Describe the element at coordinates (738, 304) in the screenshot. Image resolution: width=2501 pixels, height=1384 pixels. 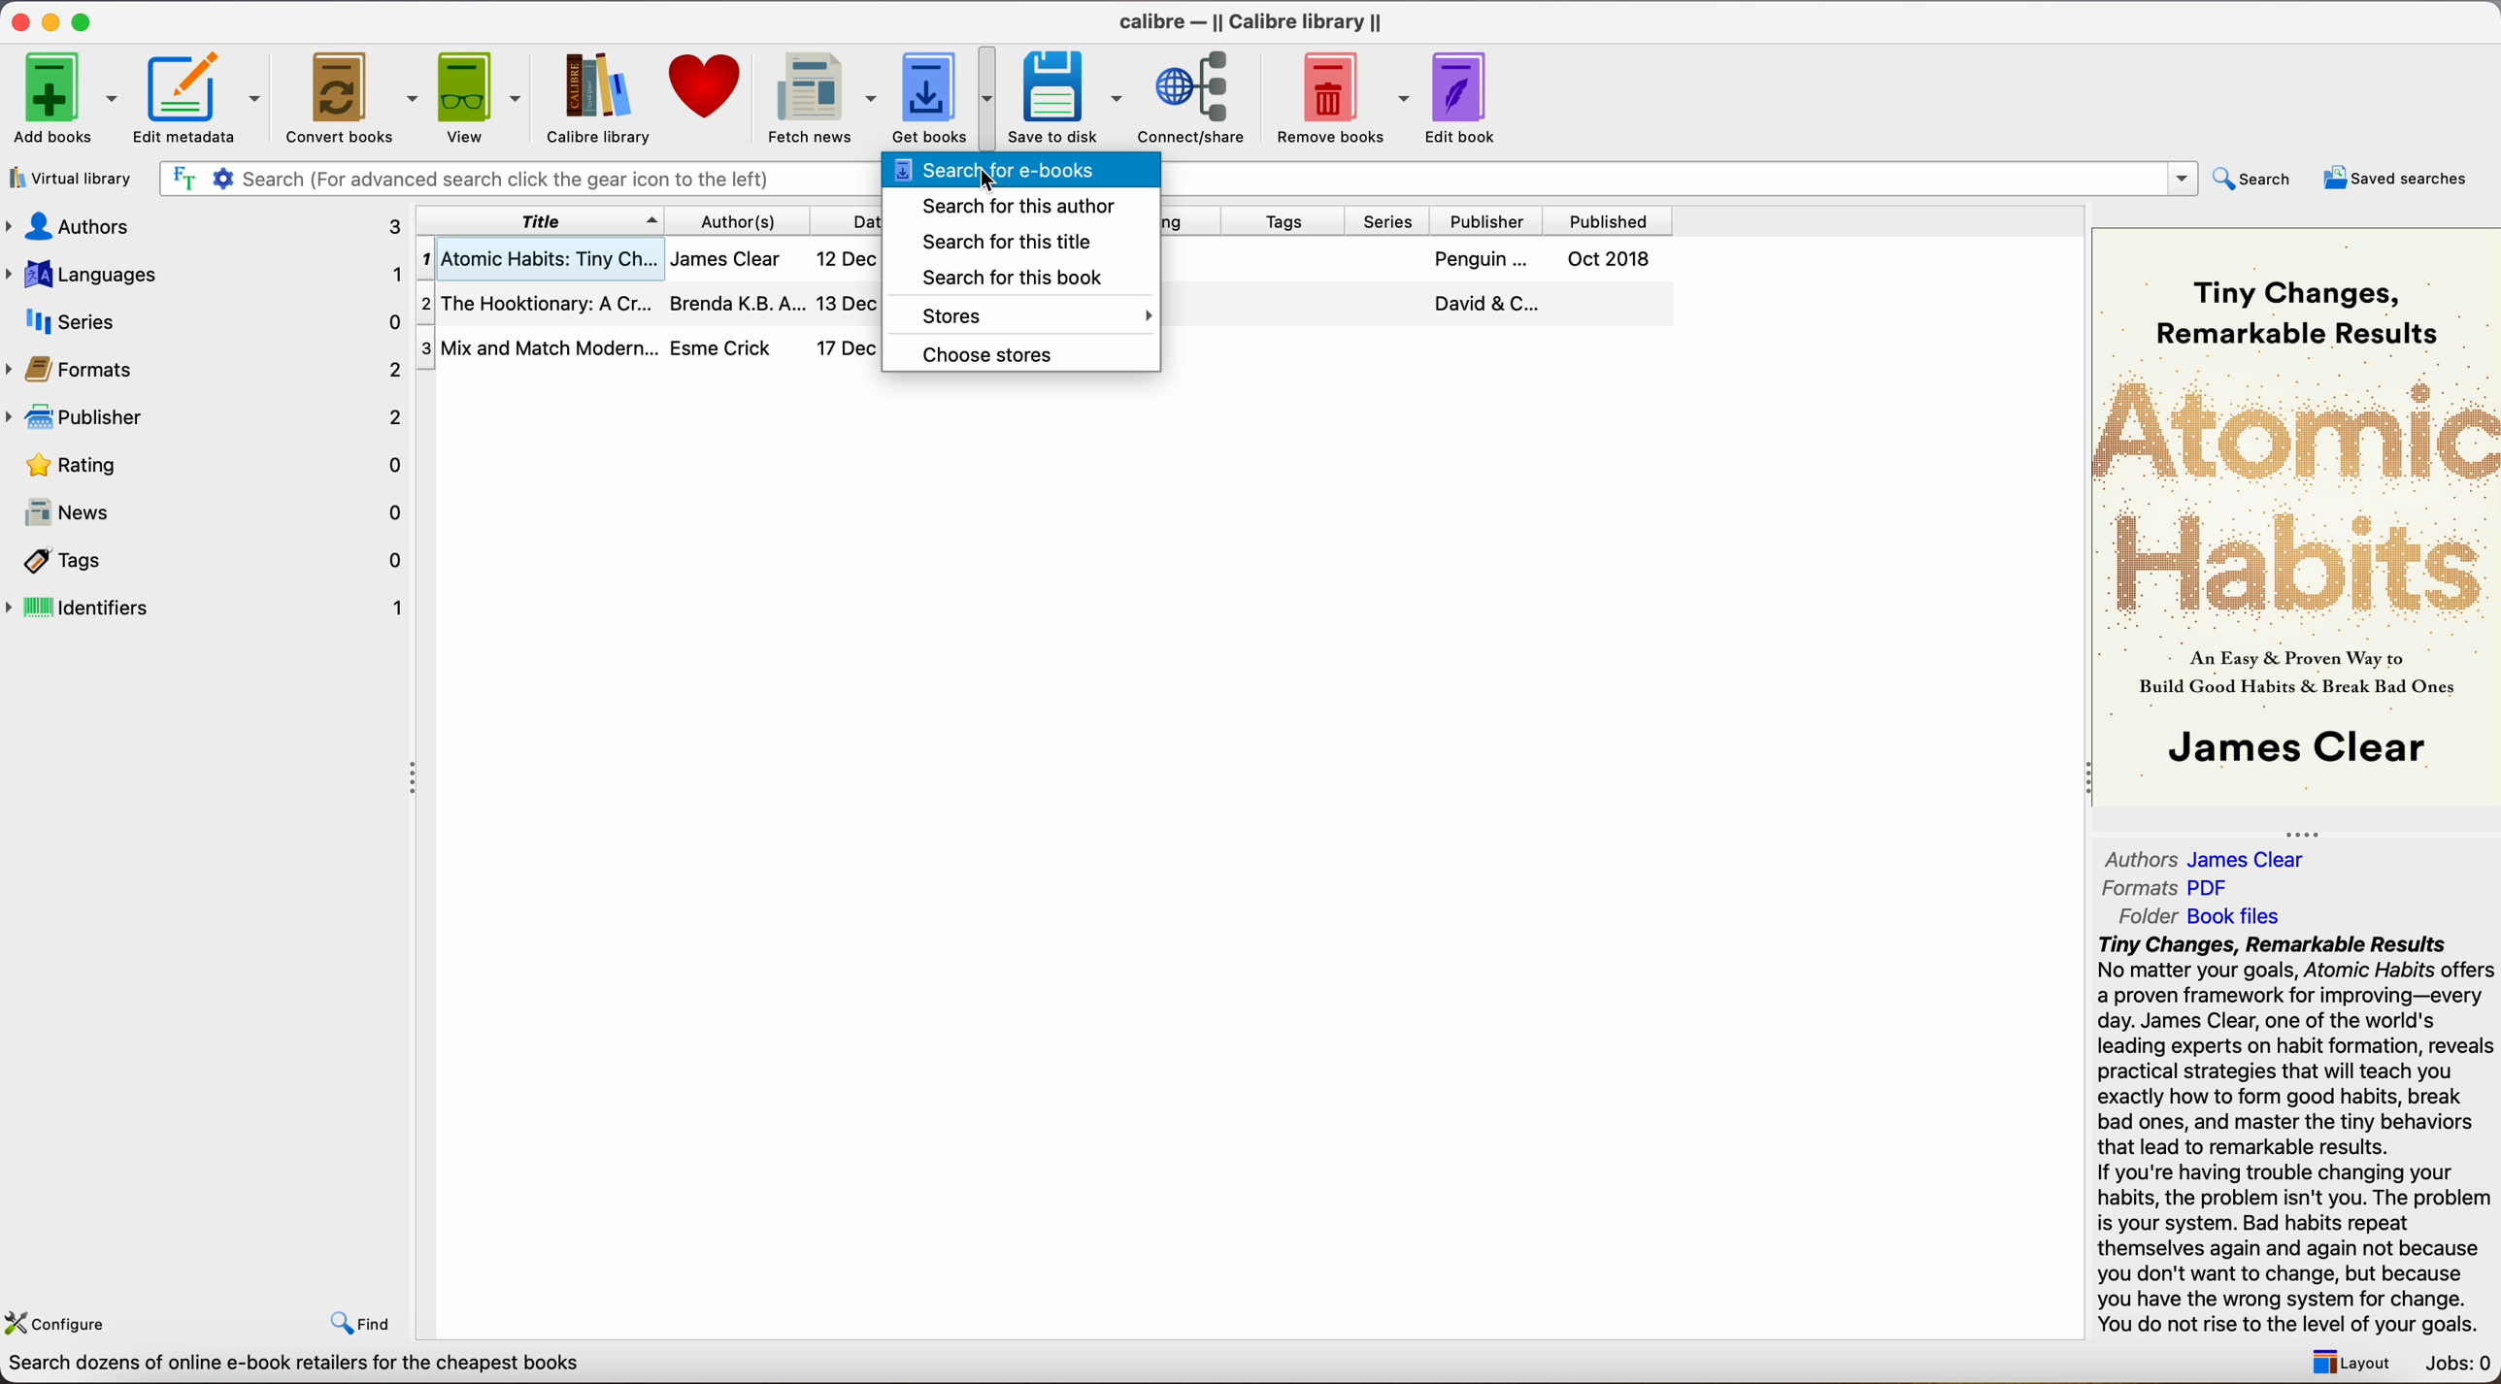
I see `Brenda K.B.A...` at that location.